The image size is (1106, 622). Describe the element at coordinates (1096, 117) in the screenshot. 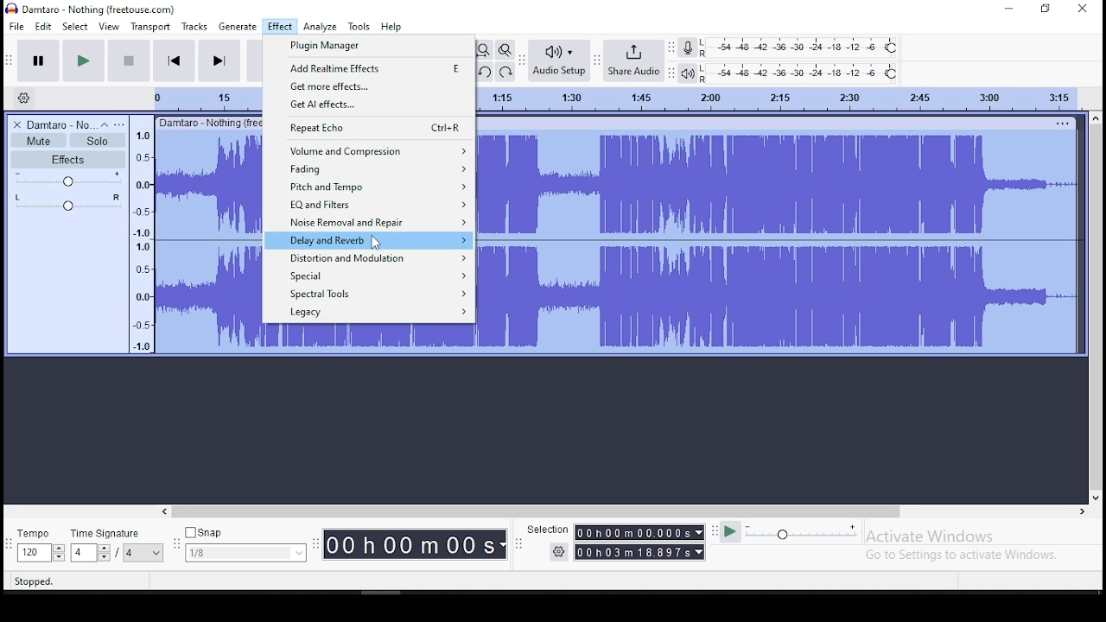

I see `up` at that location.